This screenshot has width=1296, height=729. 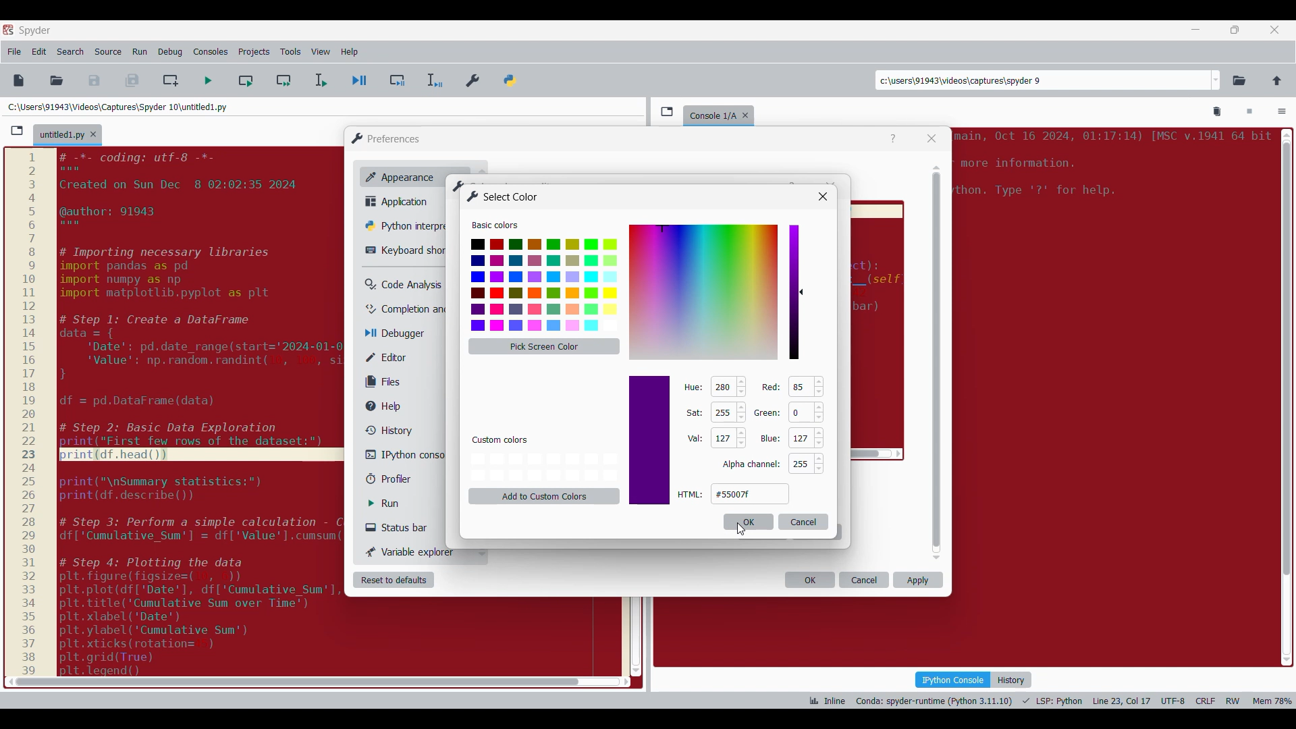 What do you see at coordinates (107, 52) in the screenshot?
I see `Source menu` at bounding box center [107, 52].